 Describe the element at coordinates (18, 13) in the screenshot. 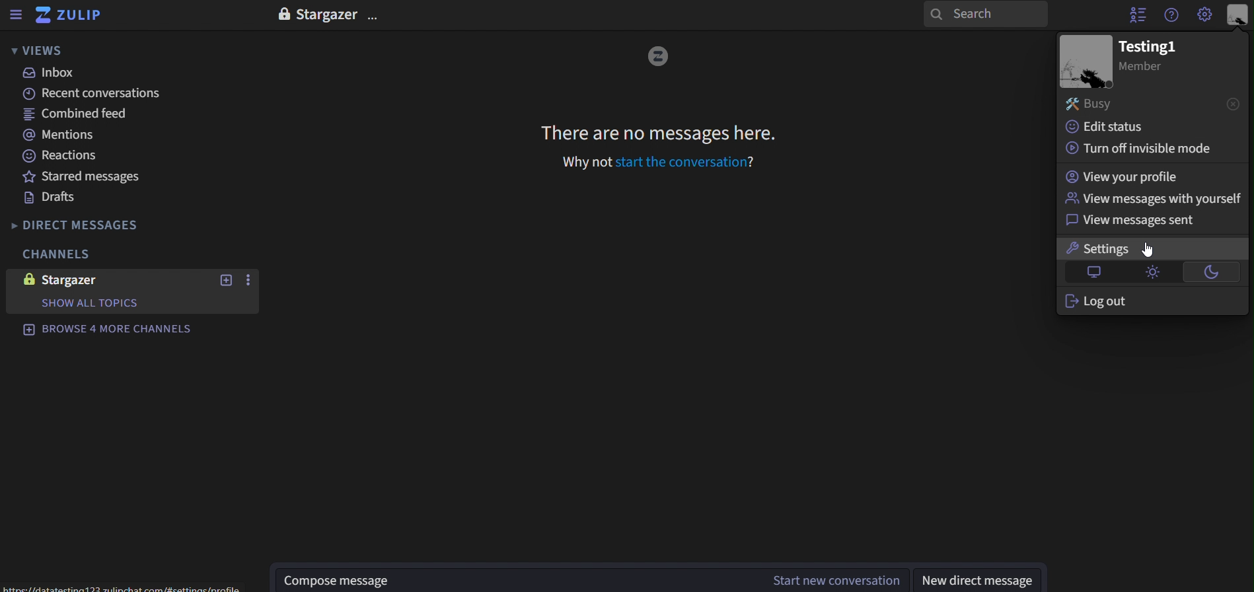

I see `sidebar` at that location.